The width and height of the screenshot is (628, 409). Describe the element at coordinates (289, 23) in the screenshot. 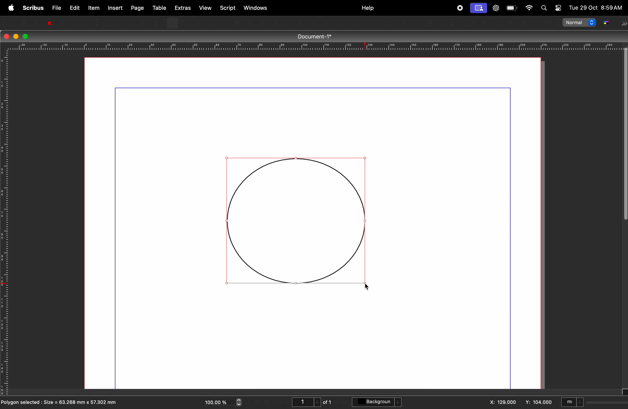

I see `Line` at that location.